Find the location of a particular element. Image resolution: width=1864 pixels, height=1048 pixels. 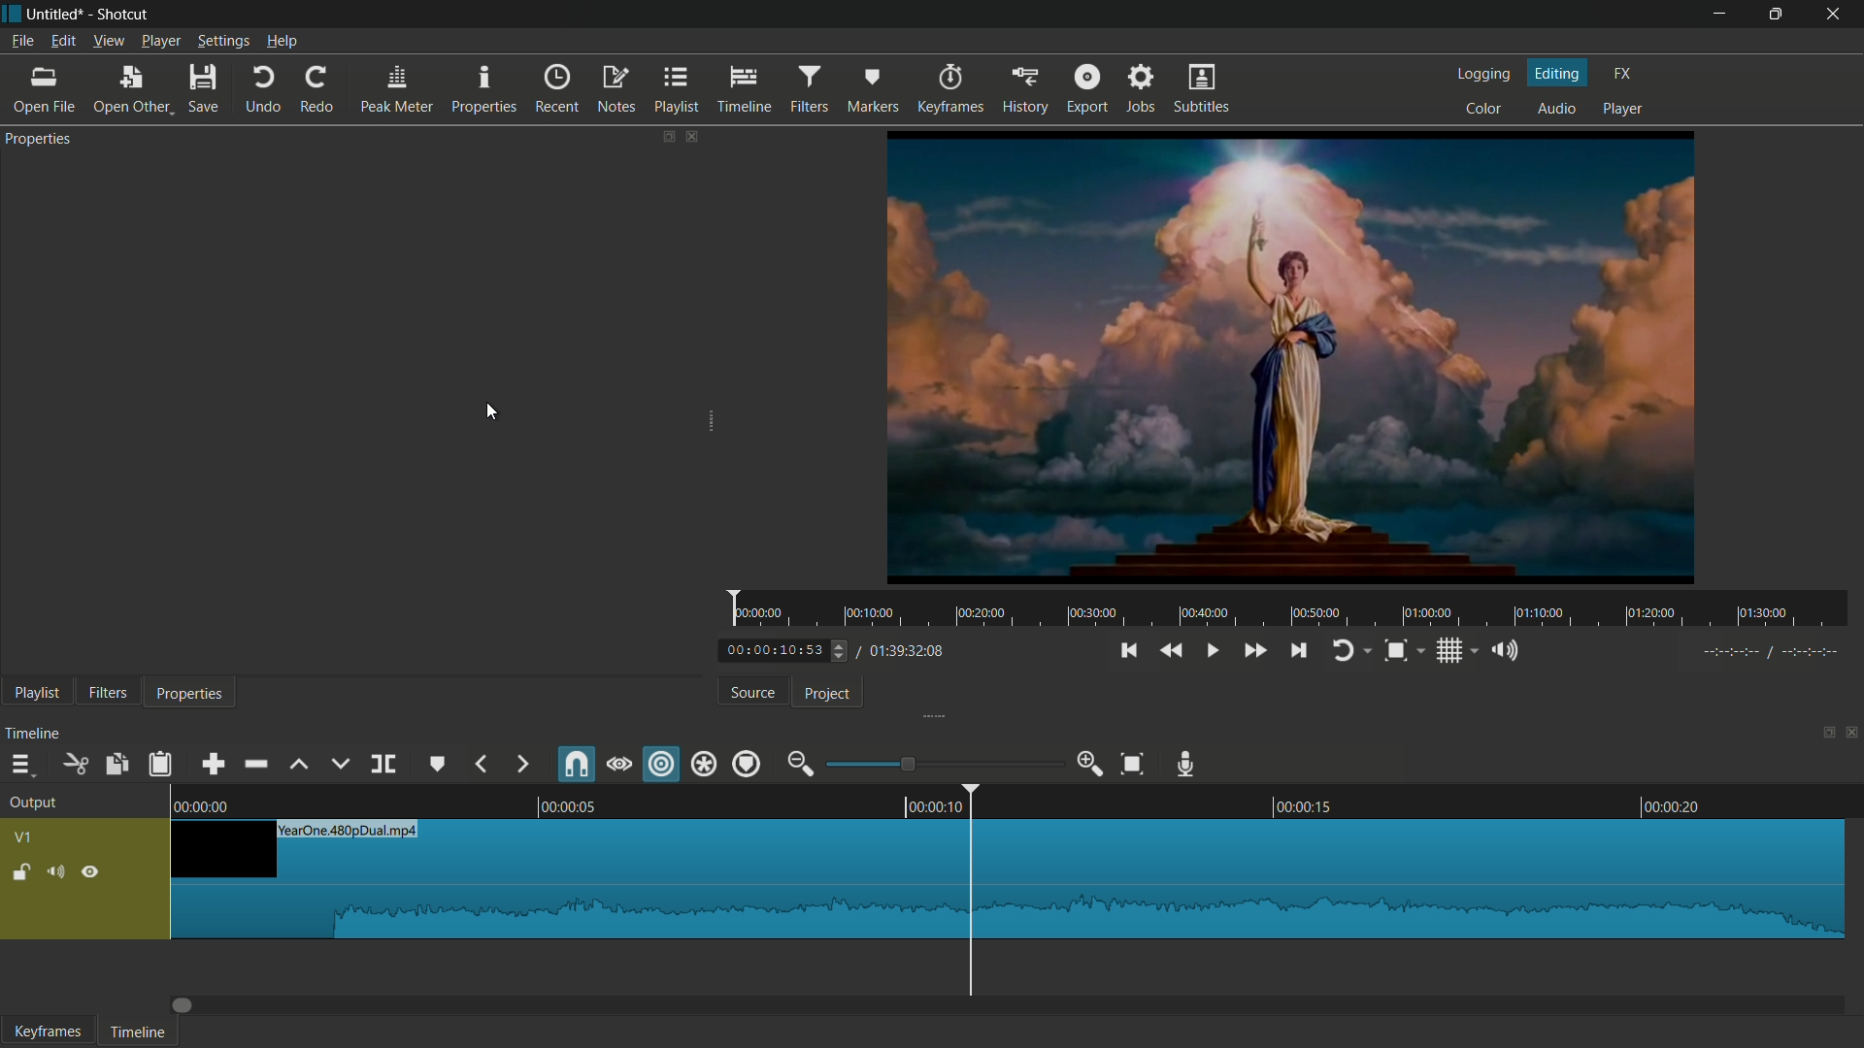

change layout is located at coordinates (1822, 734).